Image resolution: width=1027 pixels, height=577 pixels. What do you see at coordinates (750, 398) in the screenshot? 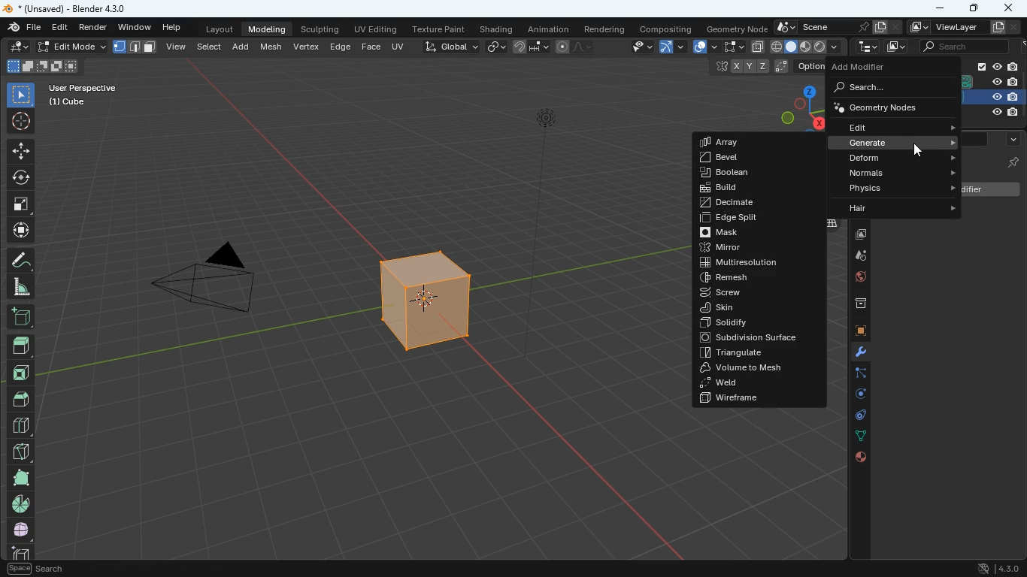
I see `wireframe` at bounding box center [750, 398].